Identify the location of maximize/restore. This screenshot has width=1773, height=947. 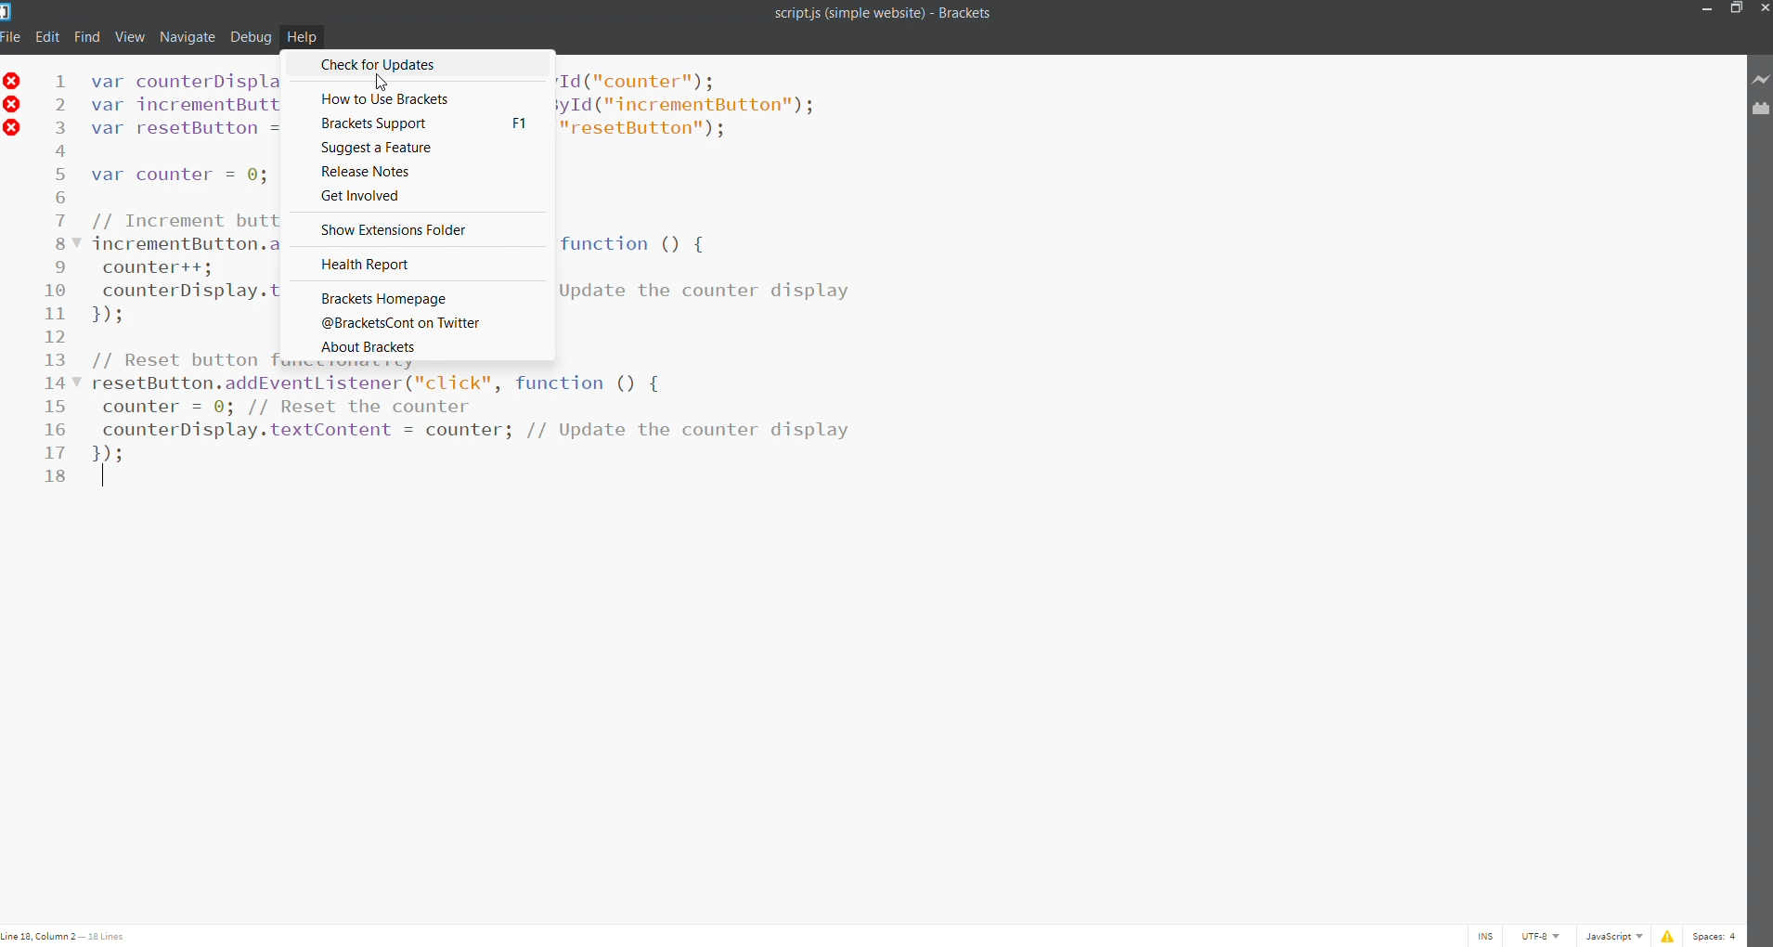
(1734, 11).